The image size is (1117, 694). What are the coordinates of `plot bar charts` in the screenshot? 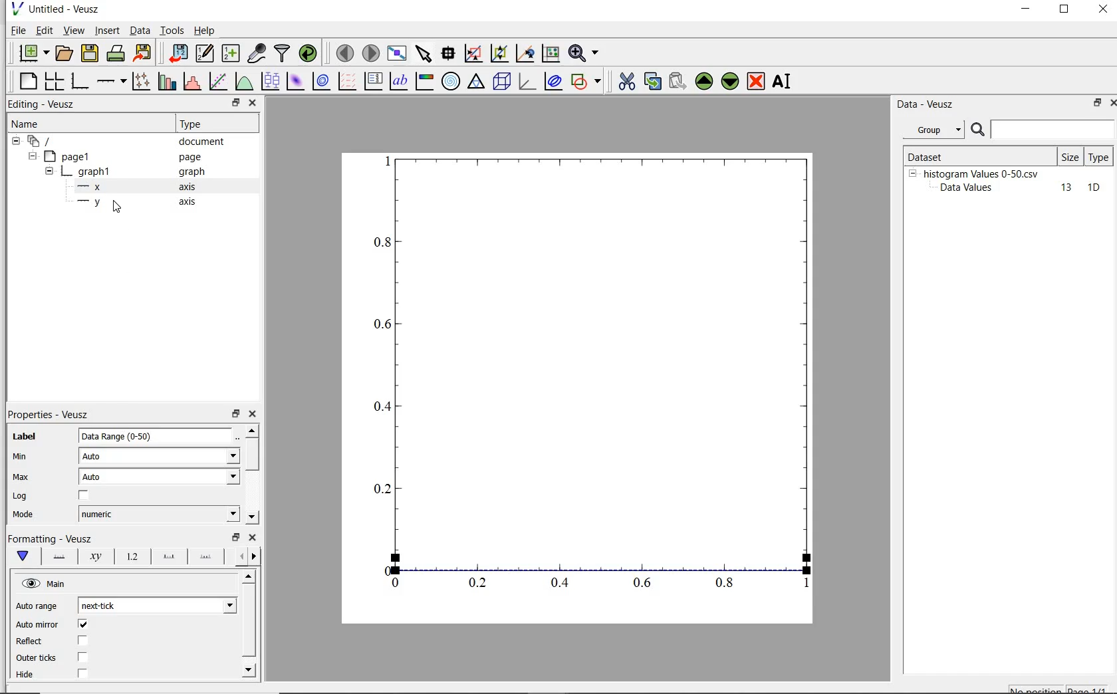 It's located at (167, 80).